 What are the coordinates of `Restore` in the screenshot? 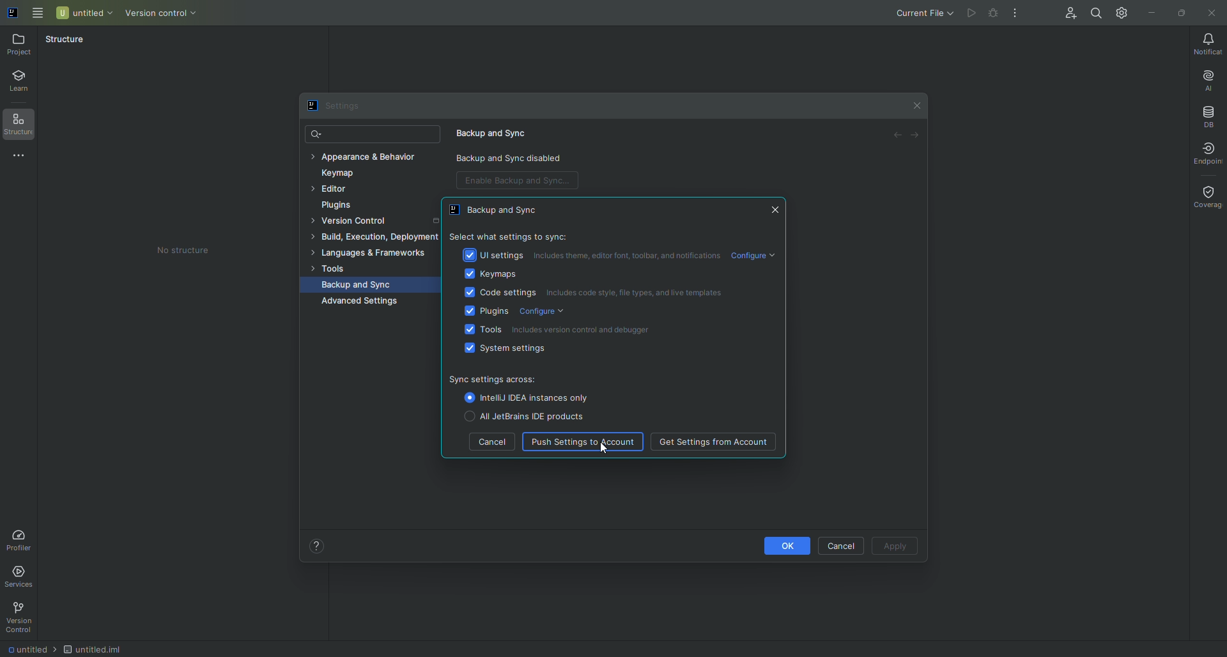 It's located at (1180, 12).